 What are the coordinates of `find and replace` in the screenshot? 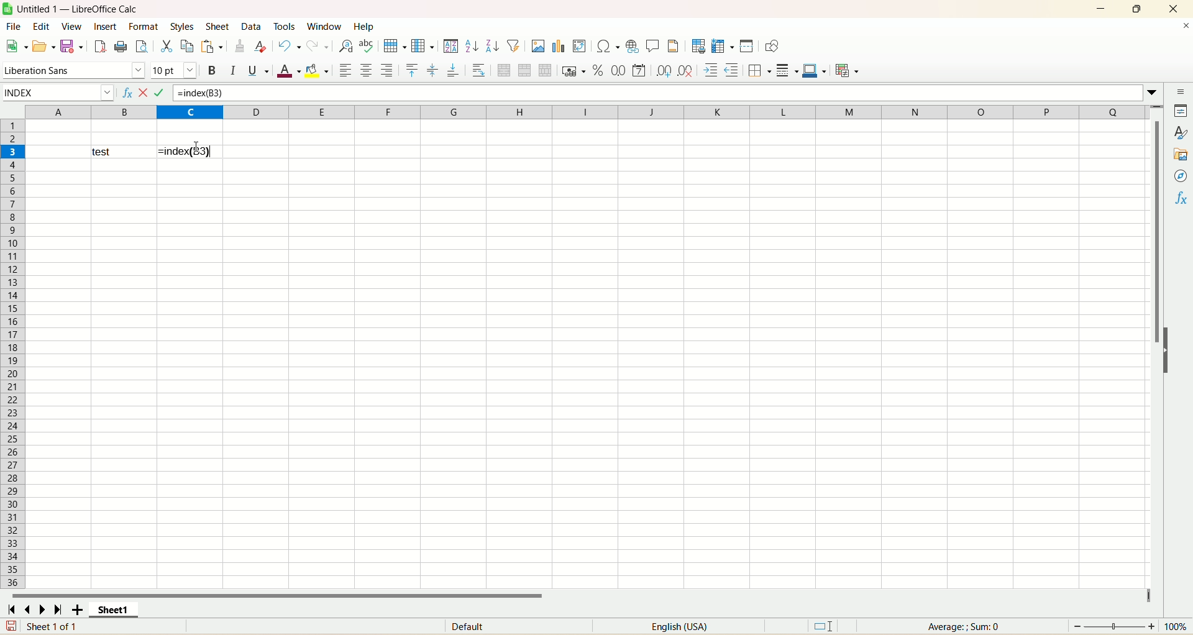 It's located at (346, 46).